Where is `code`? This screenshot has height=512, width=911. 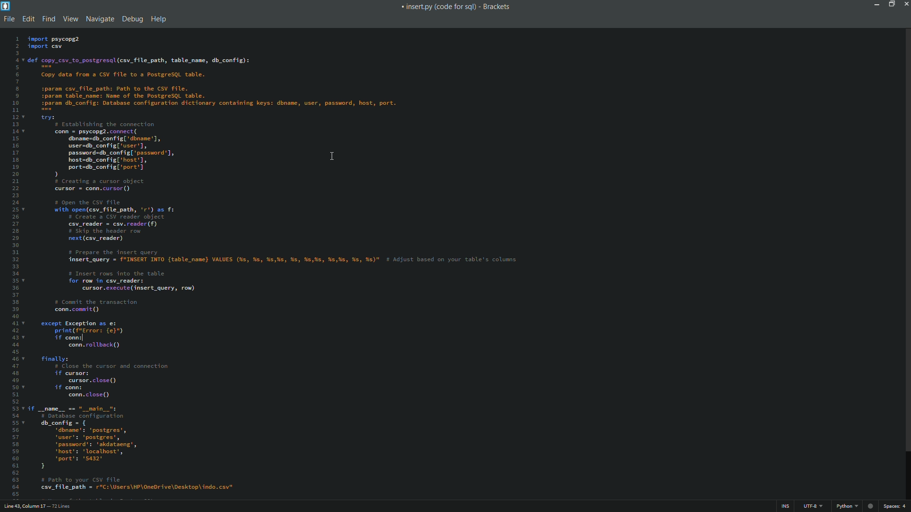
code is located at coordinates (322, 266).